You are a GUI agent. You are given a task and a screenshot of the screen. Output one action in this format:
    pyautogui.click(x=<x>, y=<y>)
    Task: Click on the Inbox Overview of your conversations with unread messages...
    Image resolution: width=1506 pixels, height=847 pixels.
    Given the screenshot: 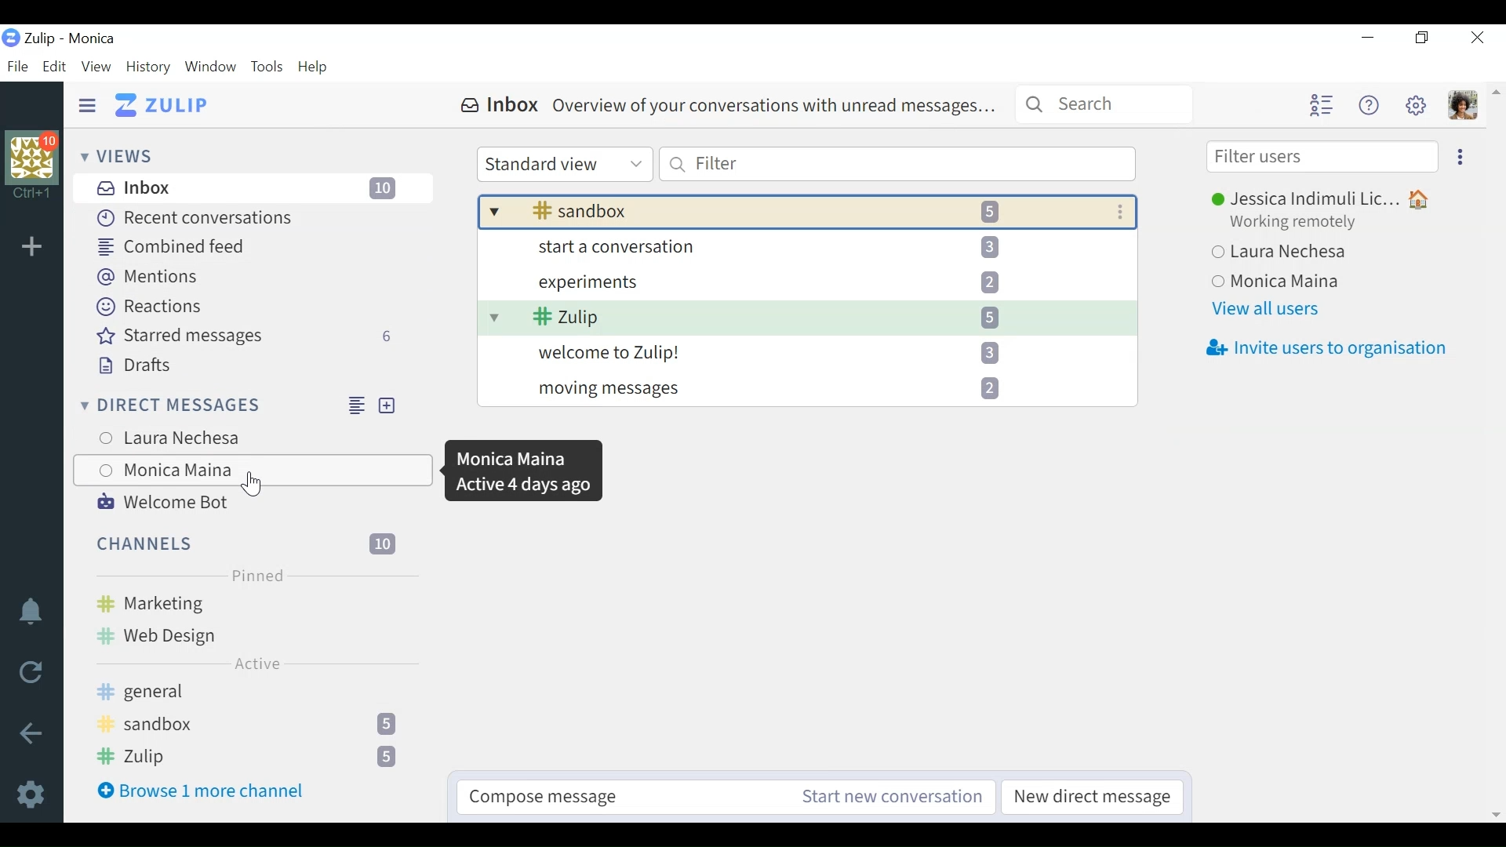 What is the action you would take?
    pyautogui.click(x=733, y=104)
    